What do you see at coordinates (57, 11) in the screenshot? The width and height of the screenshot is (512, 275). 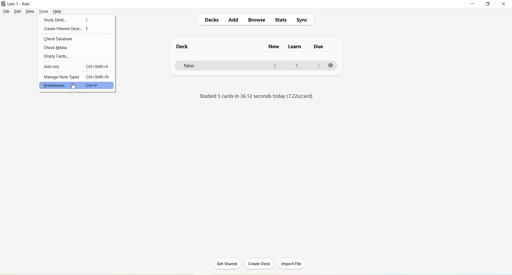 I see `Help` at bounding box center [57, 11].